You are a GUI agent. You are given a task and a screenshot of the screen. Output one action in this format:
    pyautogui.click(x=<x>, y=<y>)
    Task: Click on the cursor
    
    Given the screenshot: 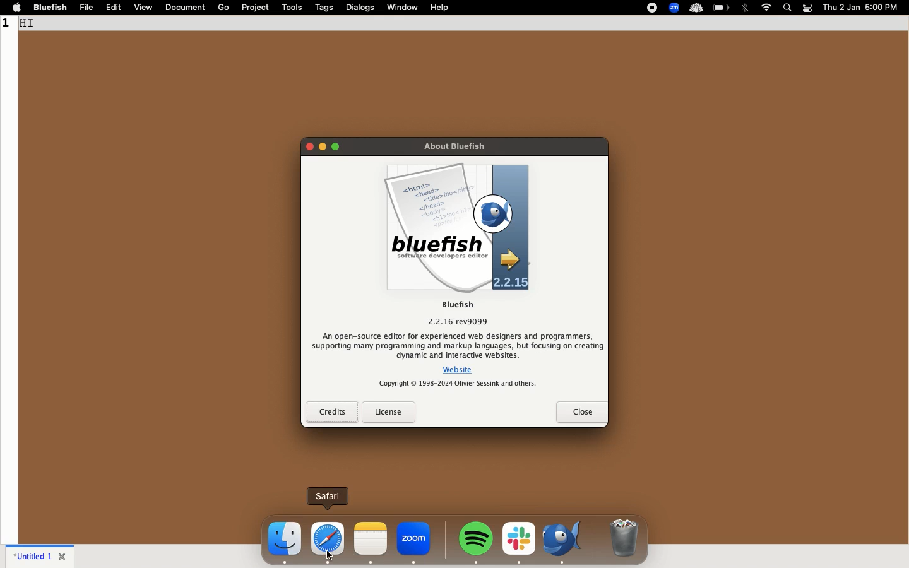 What is the action you would take?
    pyautogui.click(x=330, y=553)
    